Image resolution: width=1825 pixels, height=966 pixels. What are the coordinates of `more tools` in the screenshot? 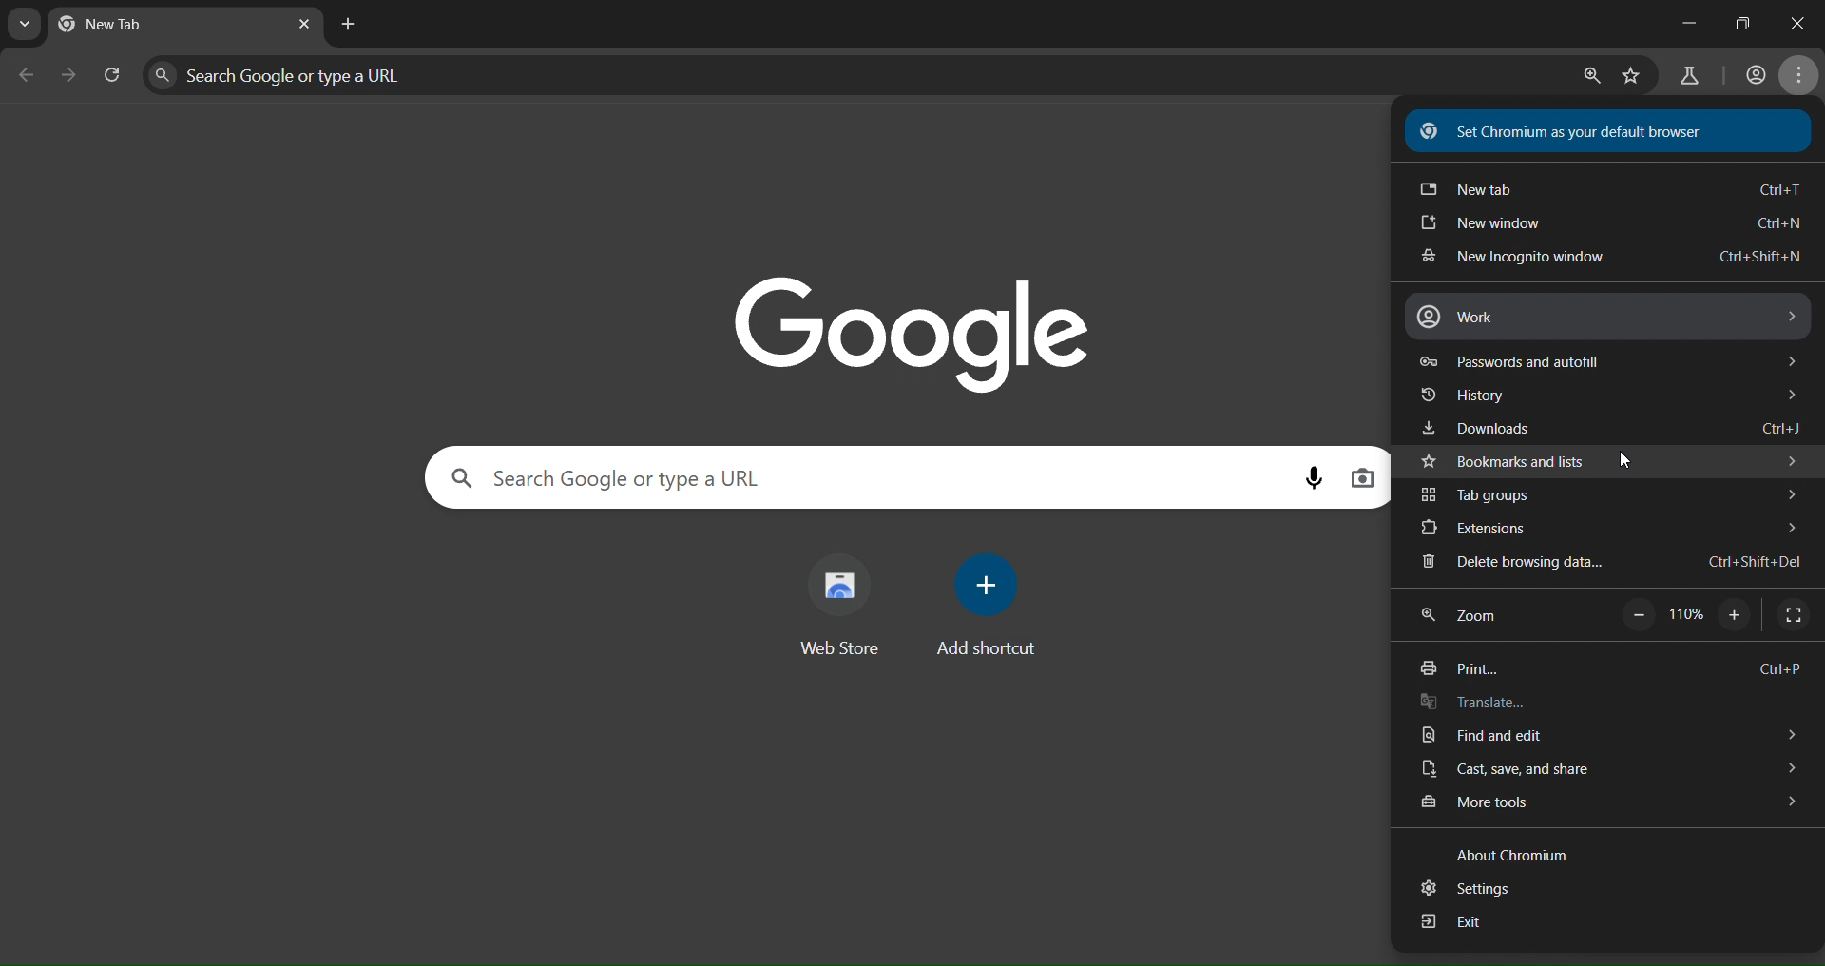 It's located at (1610, 805).